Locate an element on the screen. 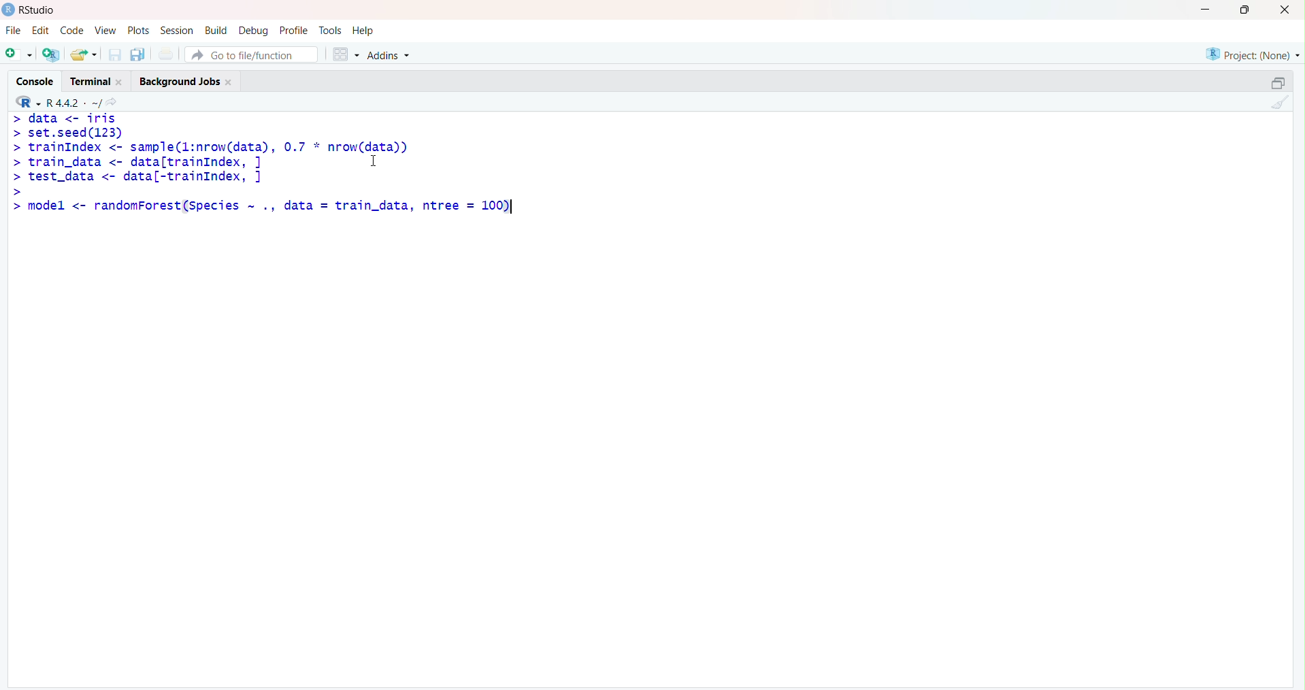 The width and height of the screenshot is (1305, 690). Save current document (Ctrl + S) is located at coordinates (114, 55).